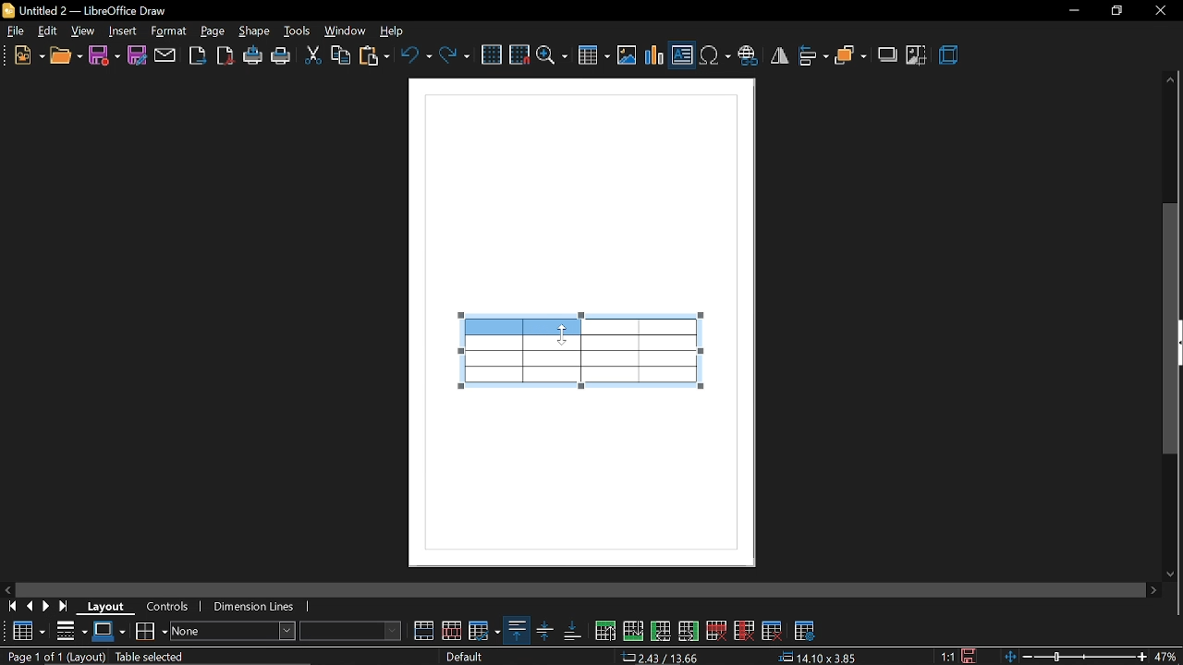  Describe the element at coordinates (82, 30) in the screenshot. I see `view` at that location.